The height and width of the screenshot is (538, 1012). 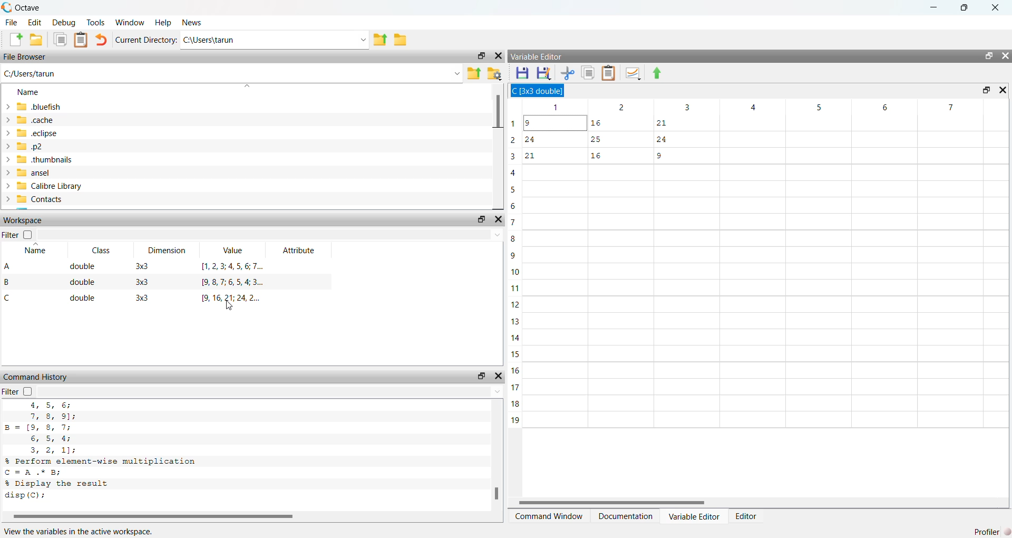 I want to click on Class, so click(x=102, y=250).